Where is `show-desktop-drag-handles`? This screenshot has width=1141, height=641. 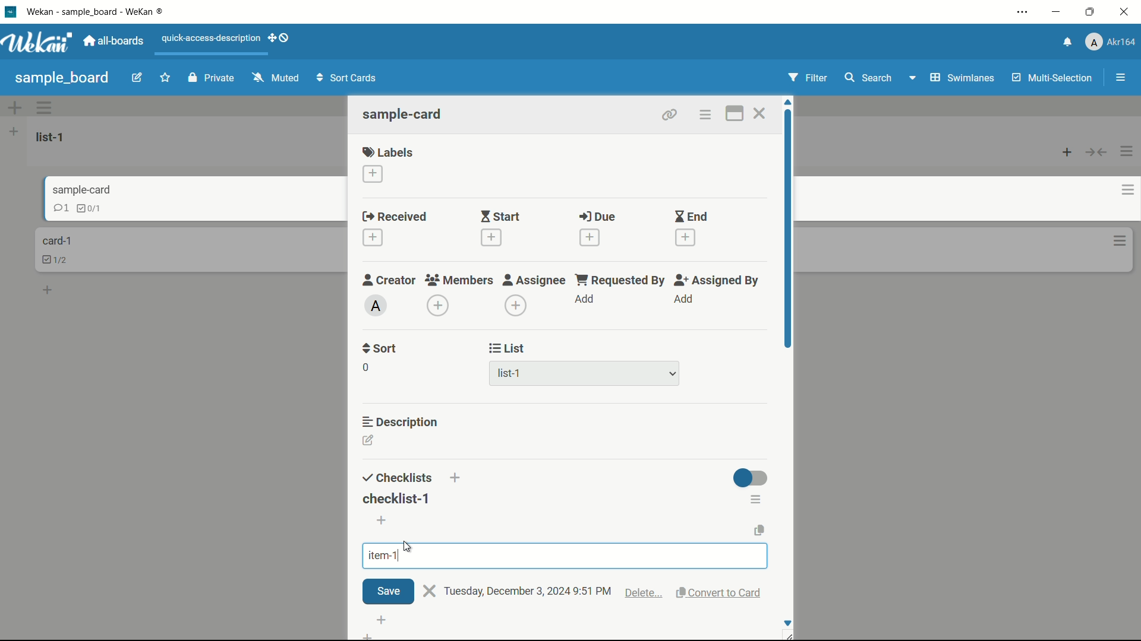 show-desktop-drag-handles is located at coordinates (279, 38).